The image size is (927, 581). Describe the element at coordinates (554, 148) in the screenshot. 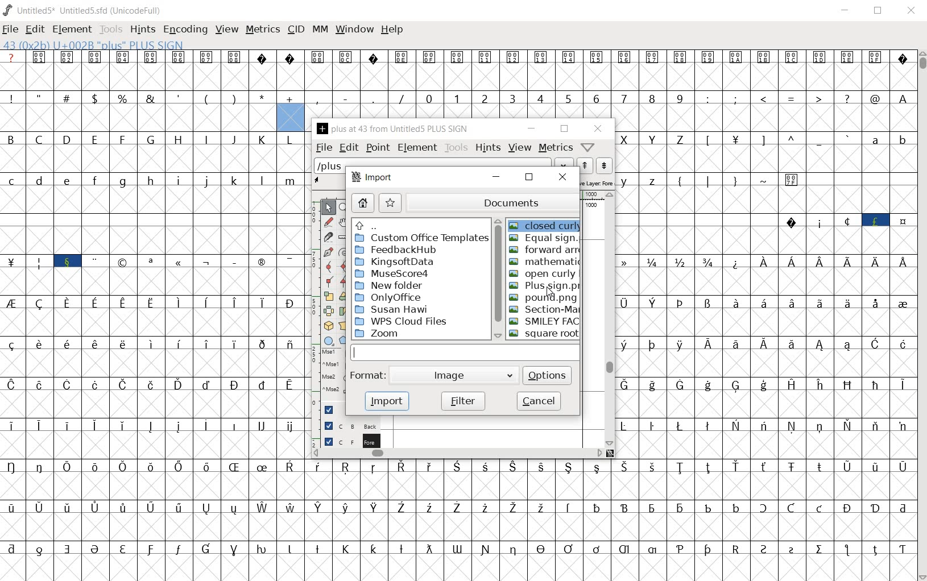

I see `metrics` at that location.